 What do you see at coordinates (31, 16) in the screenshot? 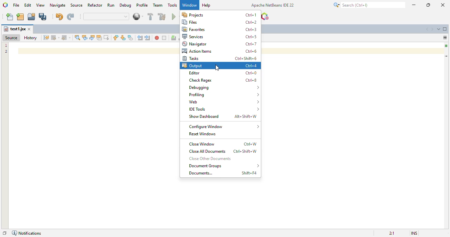
I see `open project` at bounding box center [31, 16].